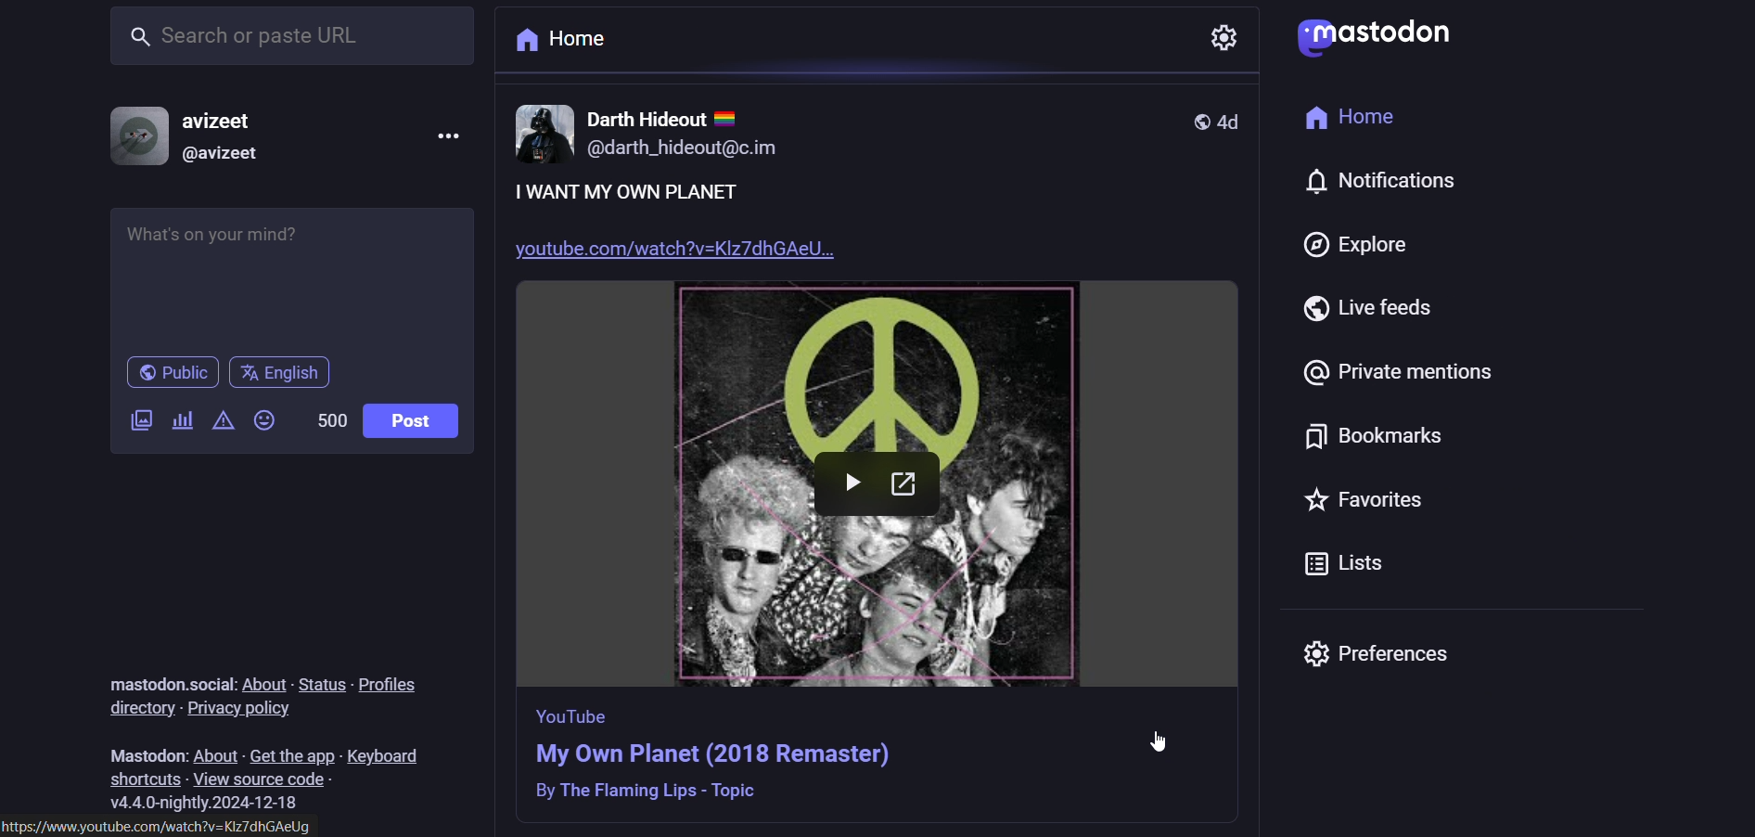 The width and height of the screenshot is (1755, 837). What do you see at coordinates (389, 754) in the screenshot?
I see `keyboard` at bounding box center [389, 754].